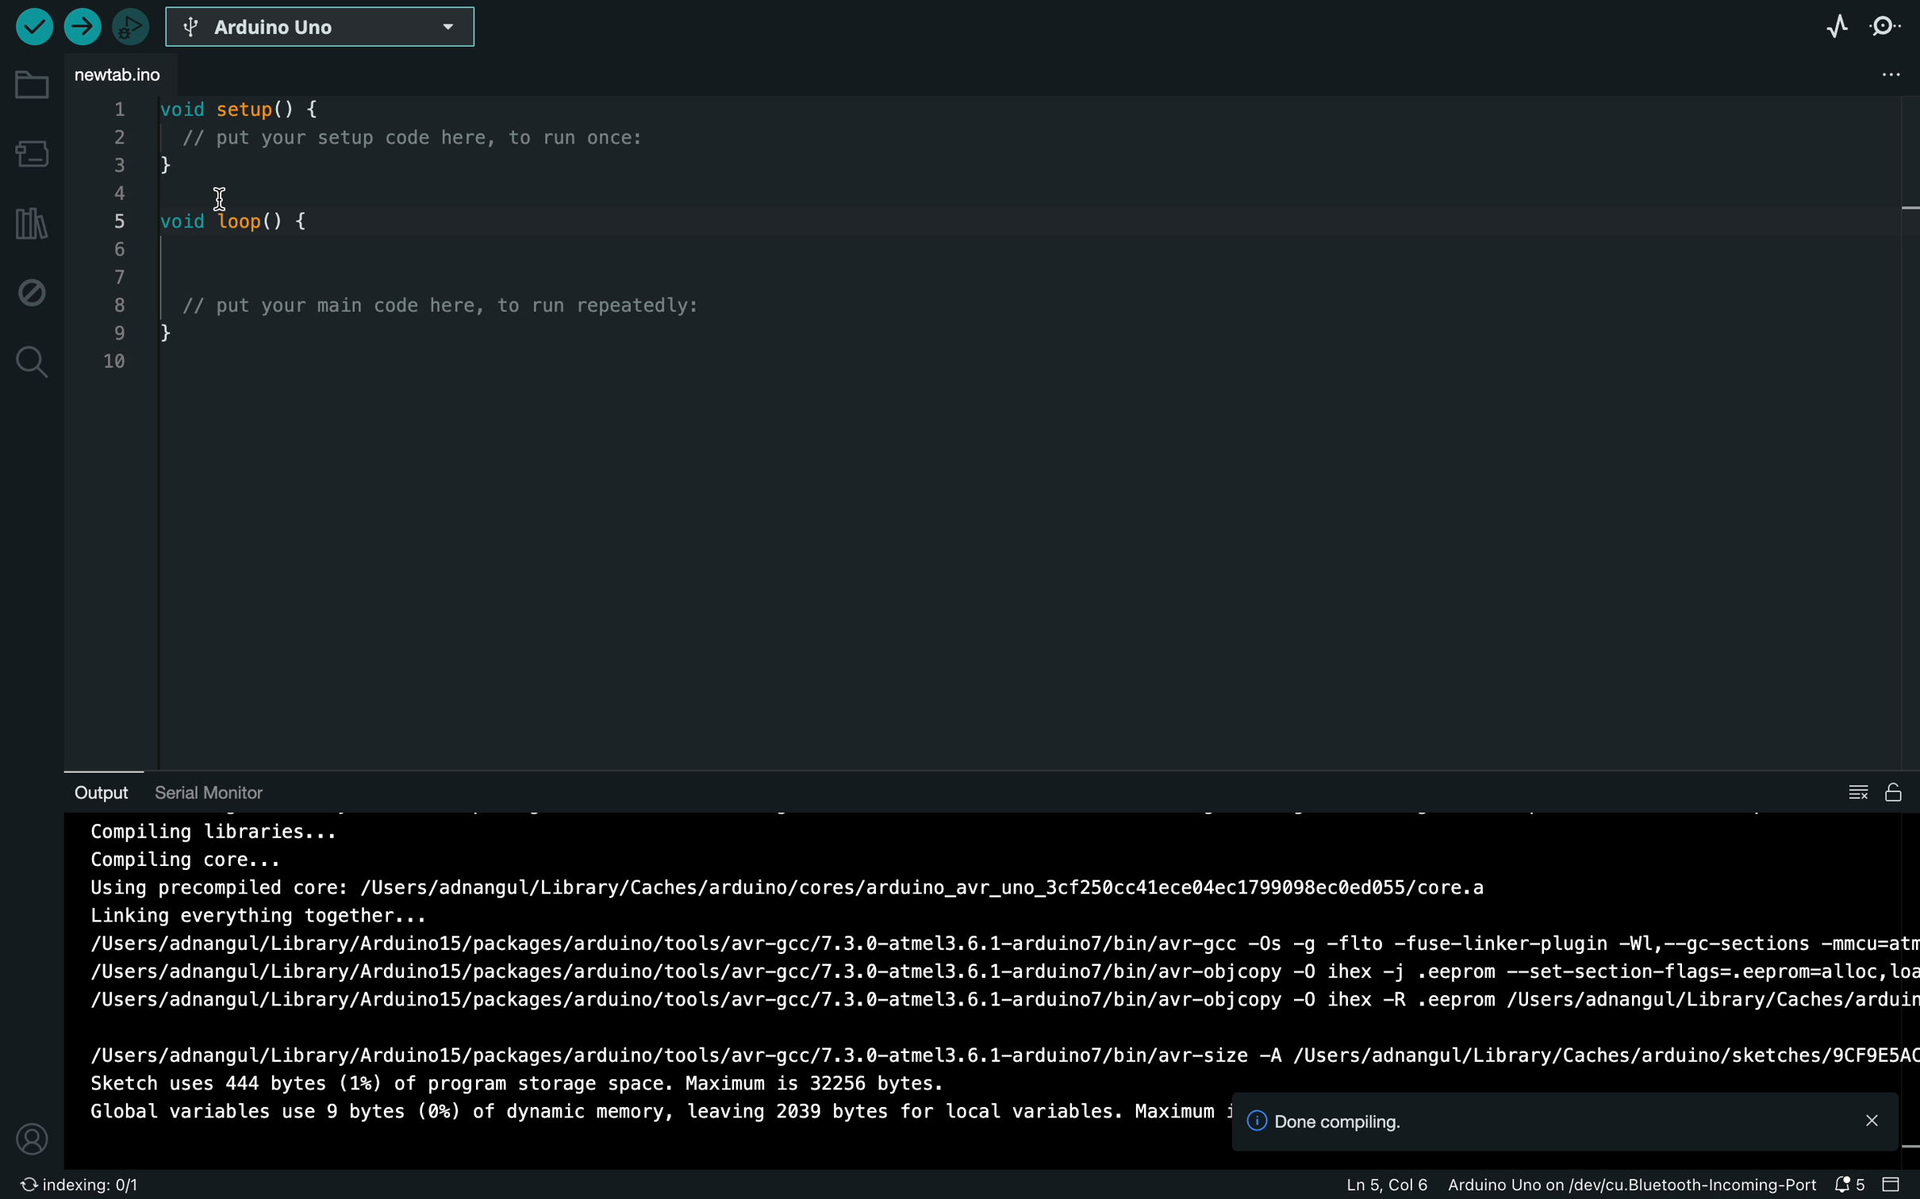 This screenshot has height=1199, width=1920. Describe the element at coordinates (33, 28) in the screenshot. I see `verify` at that location.